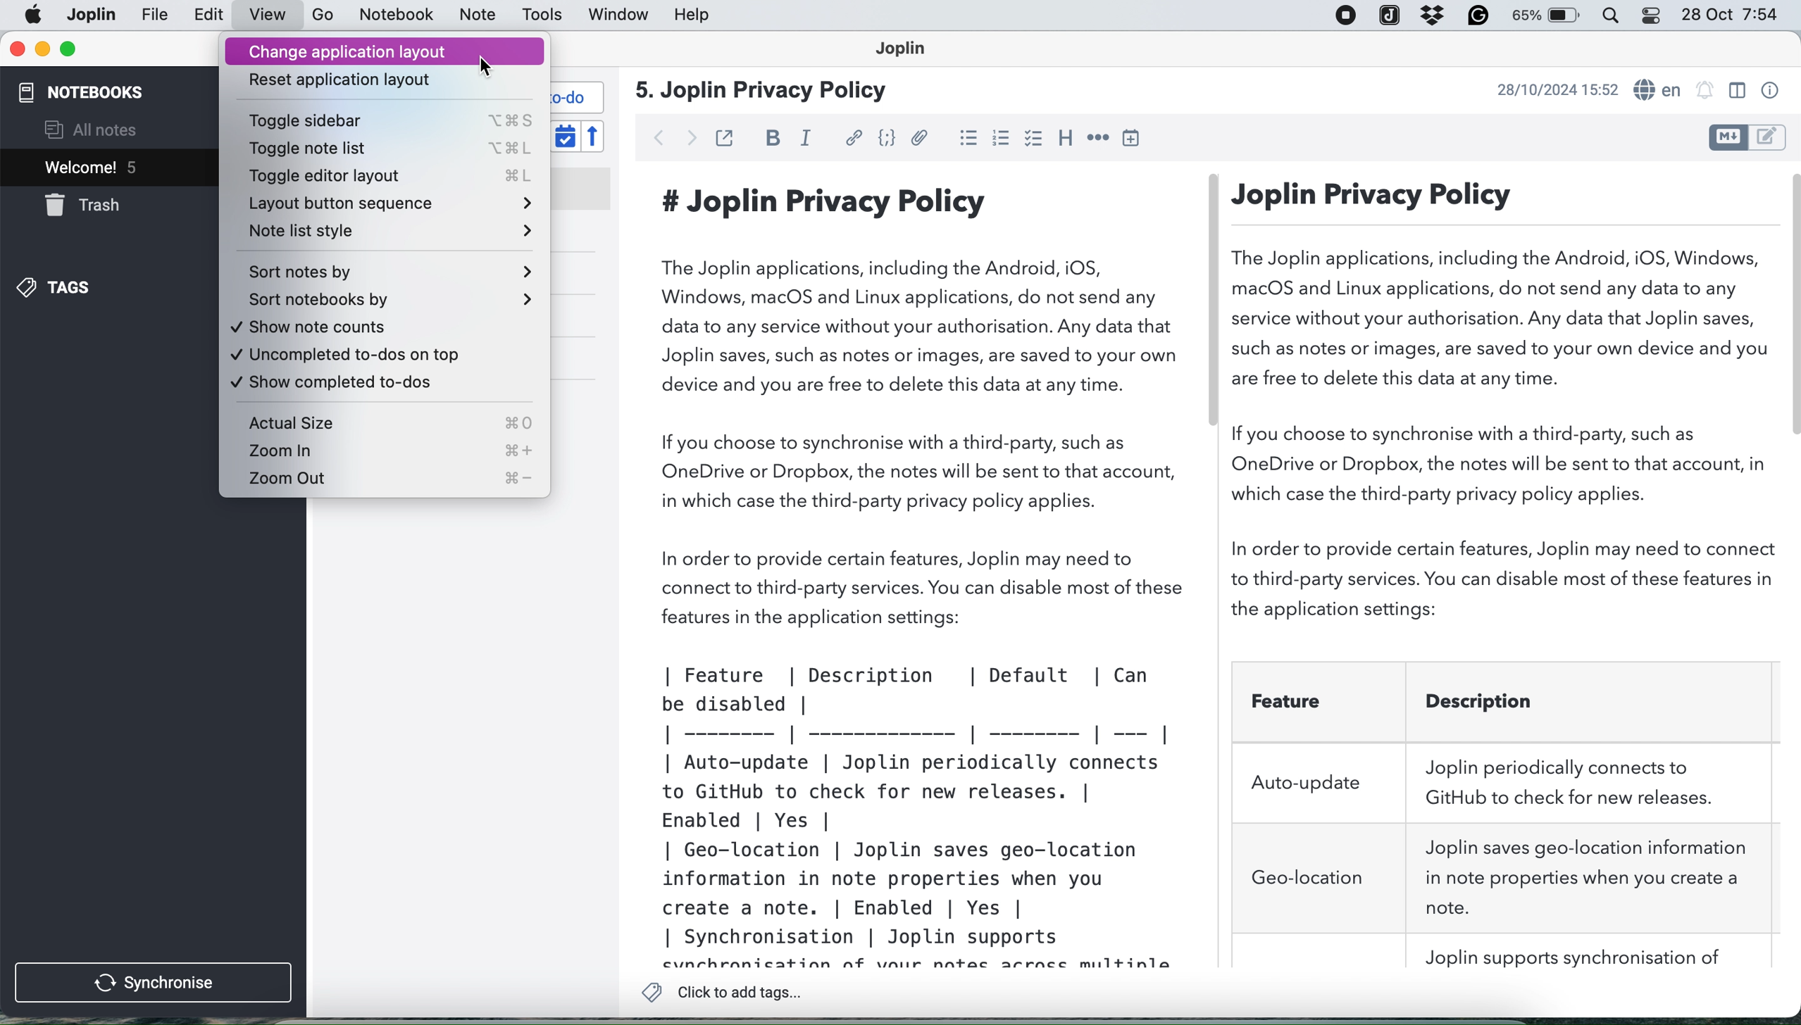  What do you see at coordinates (1660, 91) in the screenshot?
I see `spell checker` at bounding box center [1660, 91].